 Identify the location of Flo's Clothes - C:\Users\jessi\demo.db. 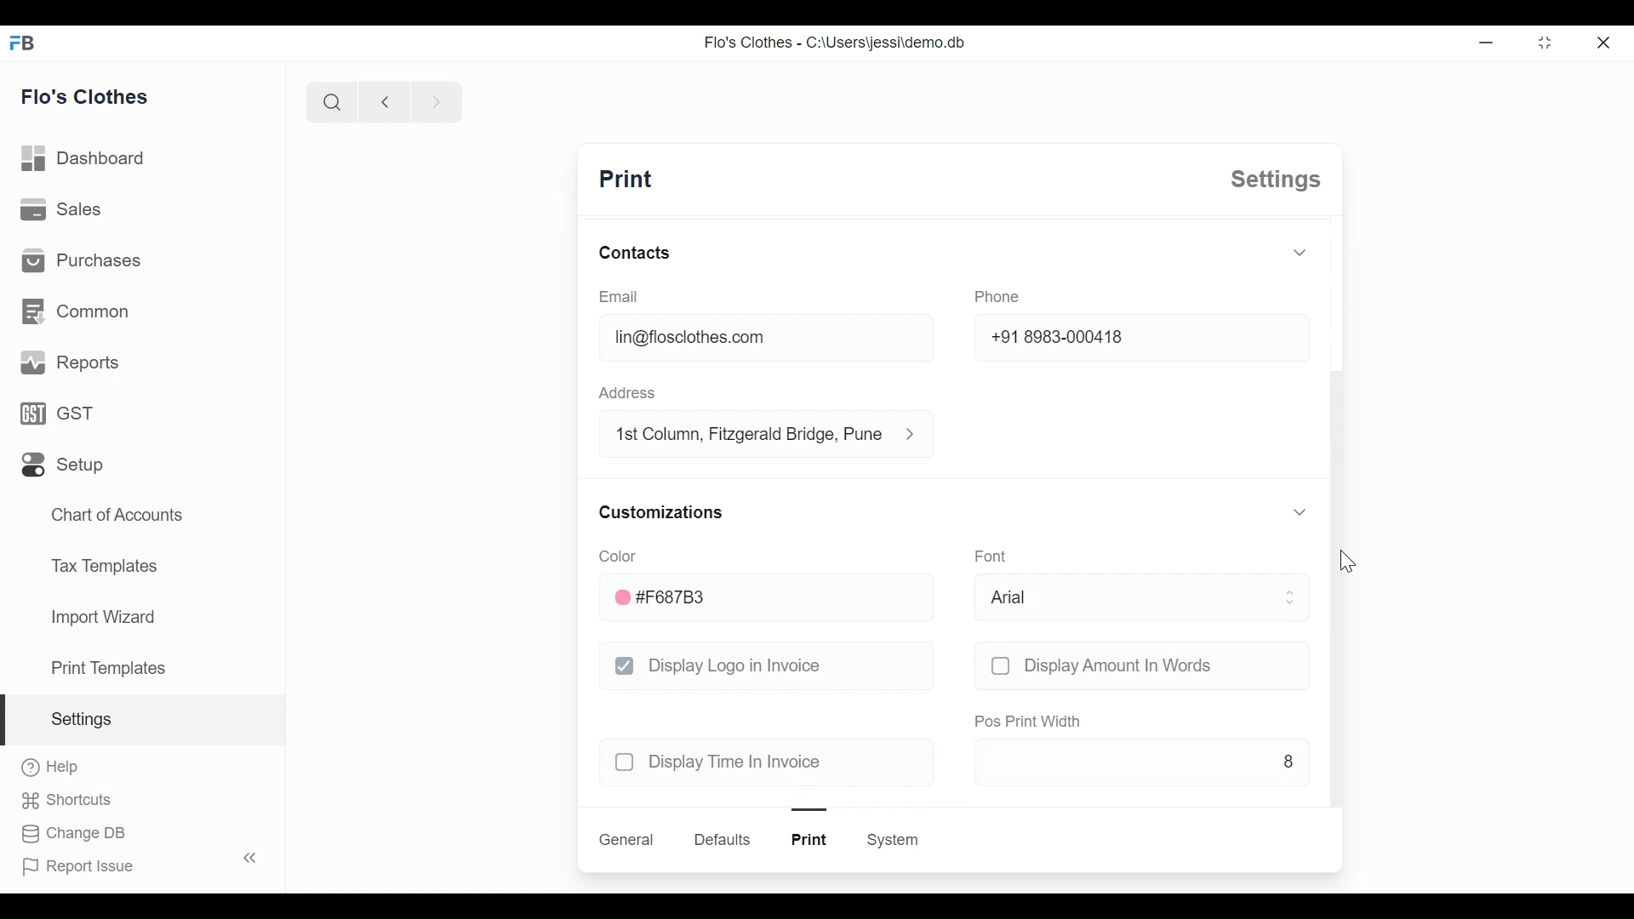
(836, 42).